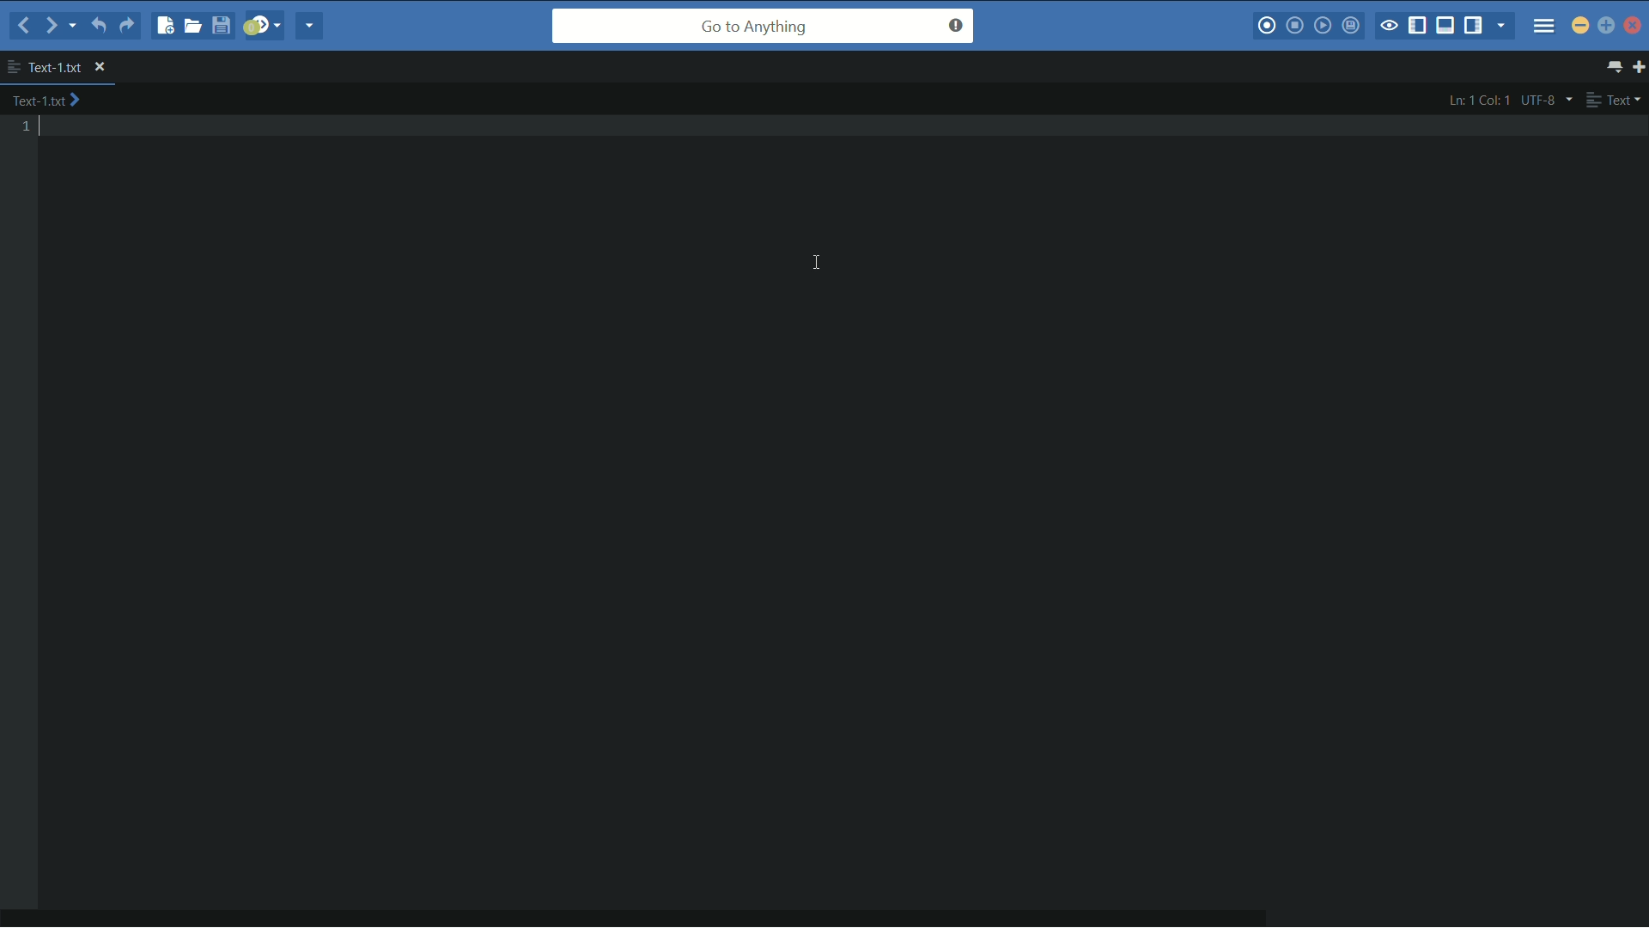  Describe the element at coordinates (45, 67) in the screenshot. I see `text-1.txt` at that location.